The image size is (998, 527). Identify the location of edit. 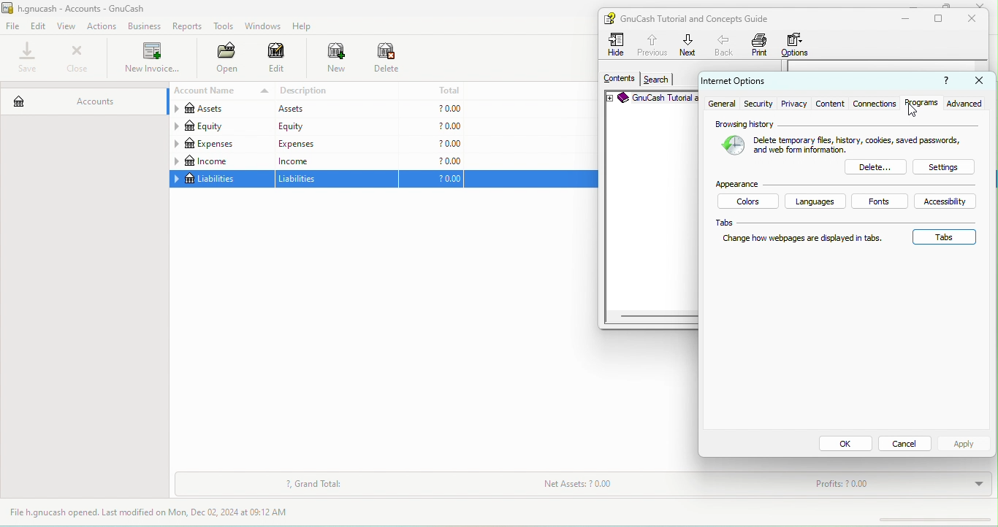
(277, 60).